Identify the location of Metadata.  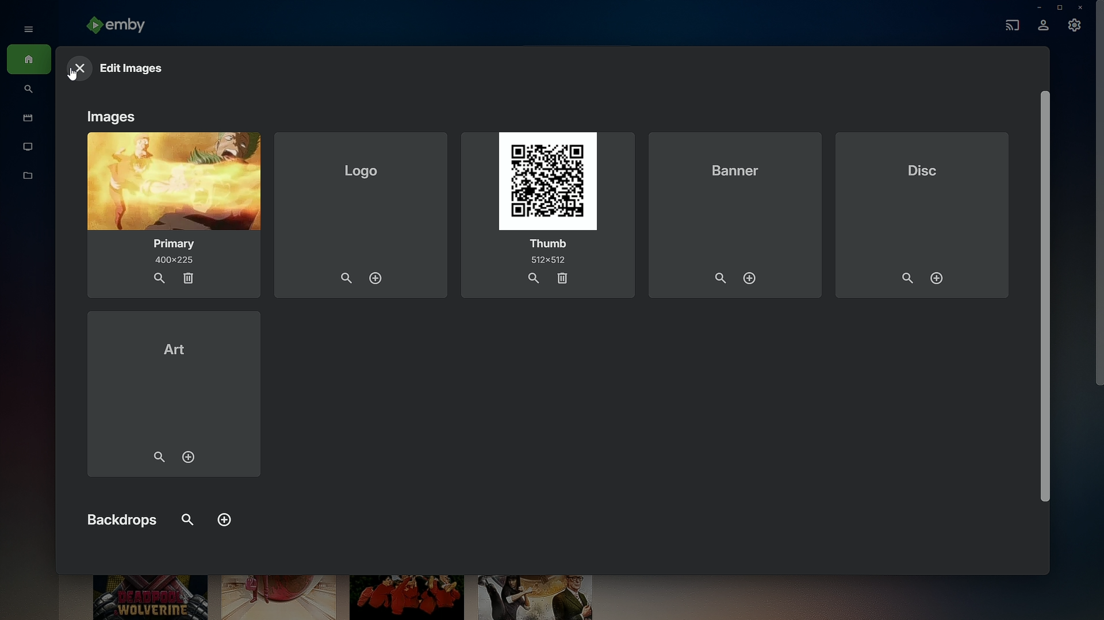
(29, 182).